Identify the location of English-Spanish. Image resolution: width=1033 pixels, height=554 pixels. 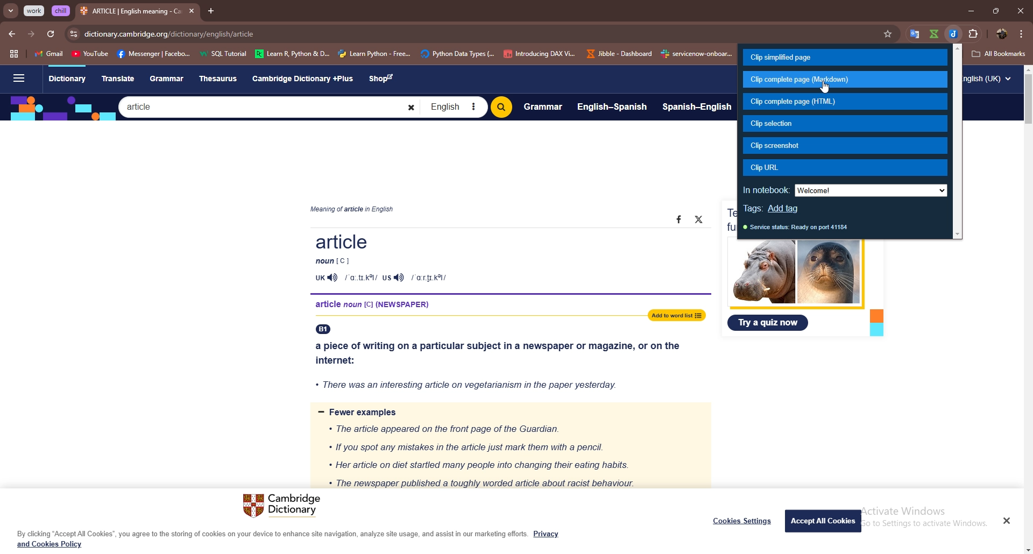
(612, 106).